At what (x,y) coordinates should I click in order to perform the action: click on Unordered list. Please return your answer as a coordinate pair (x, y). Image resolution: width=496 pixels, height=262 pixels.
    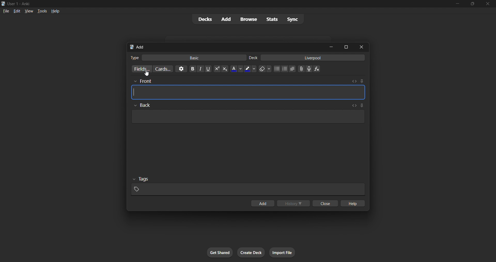
    Looking at the image, I should click on (277, 69).